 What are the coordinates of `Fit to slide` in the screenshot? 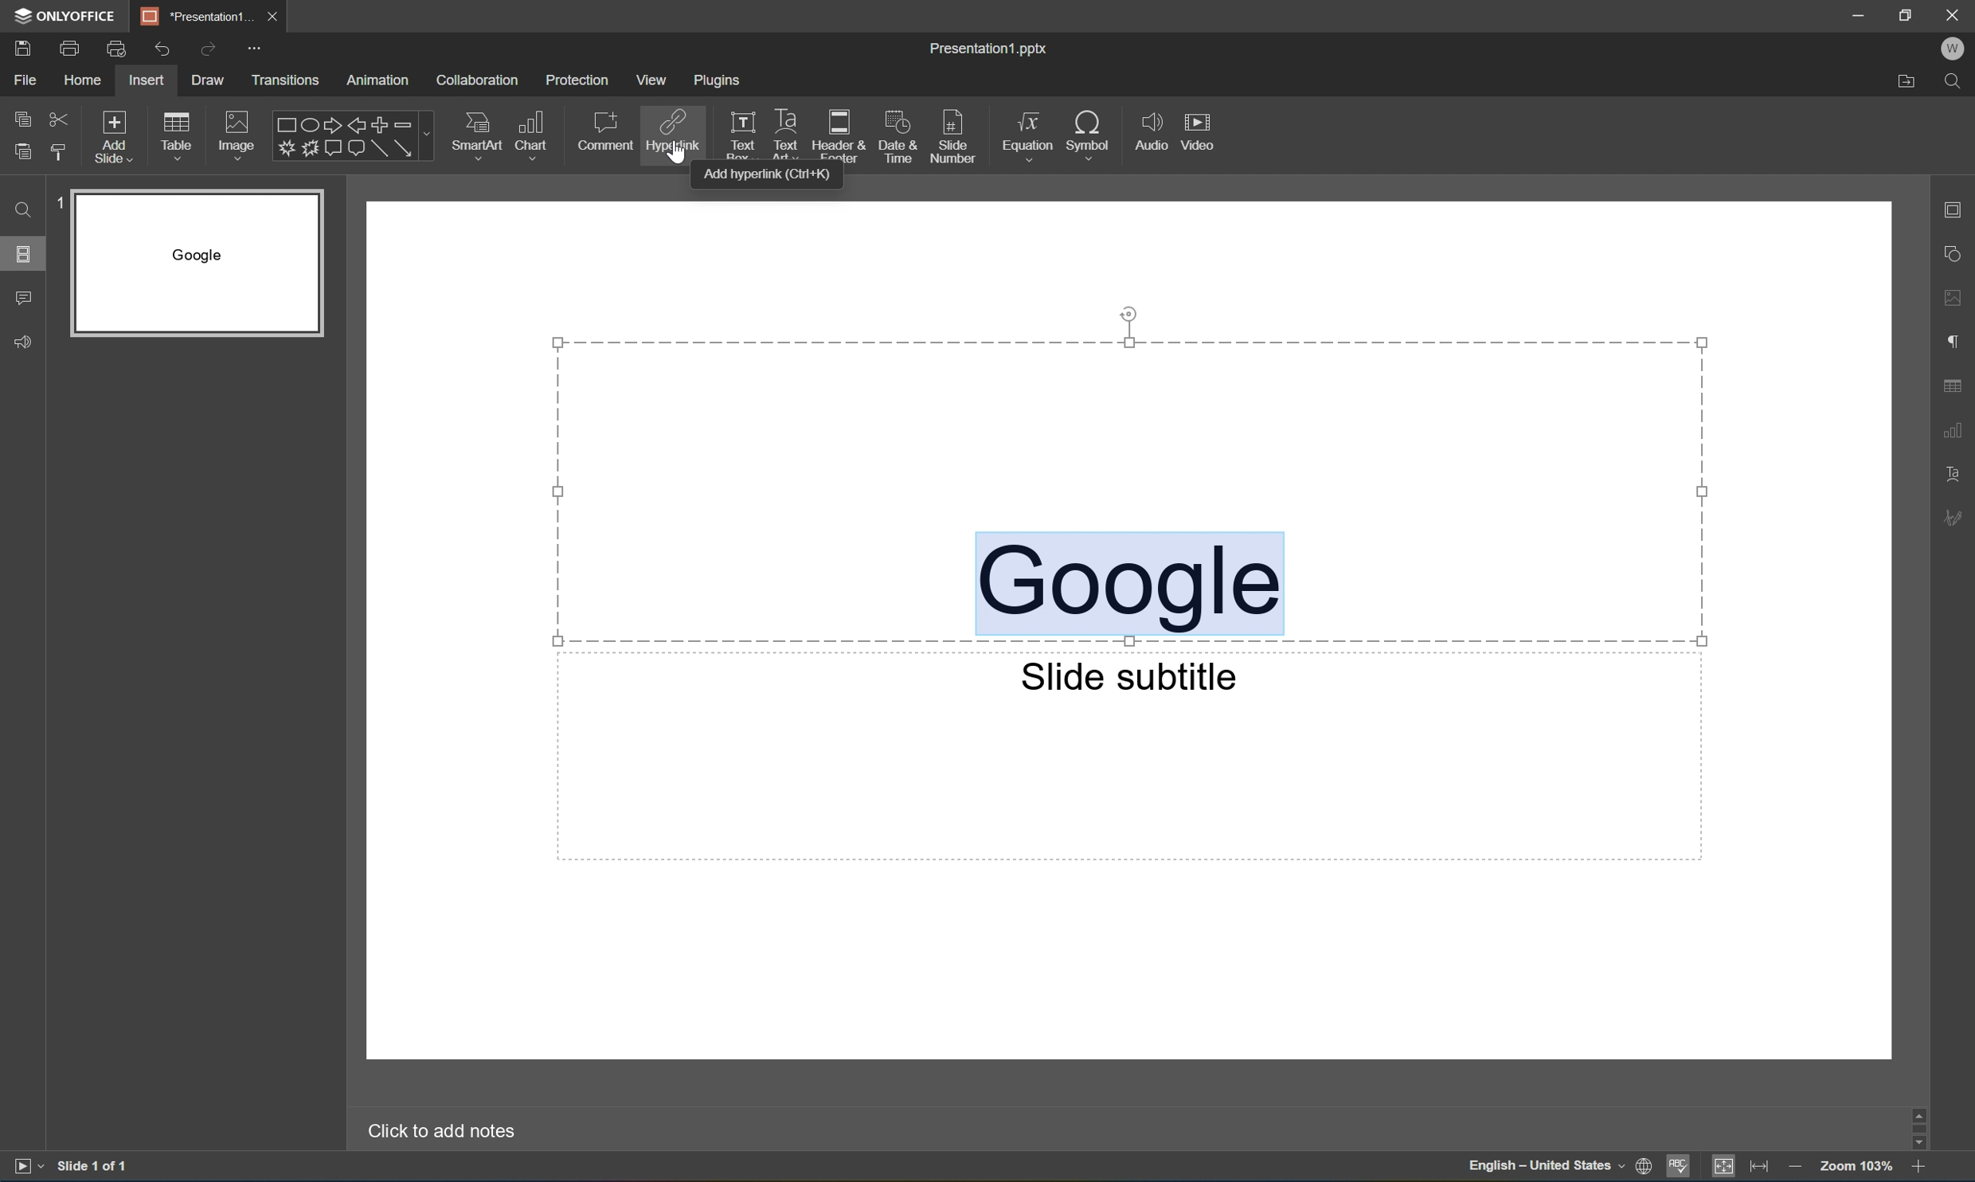 It's located at (1728, 1166).